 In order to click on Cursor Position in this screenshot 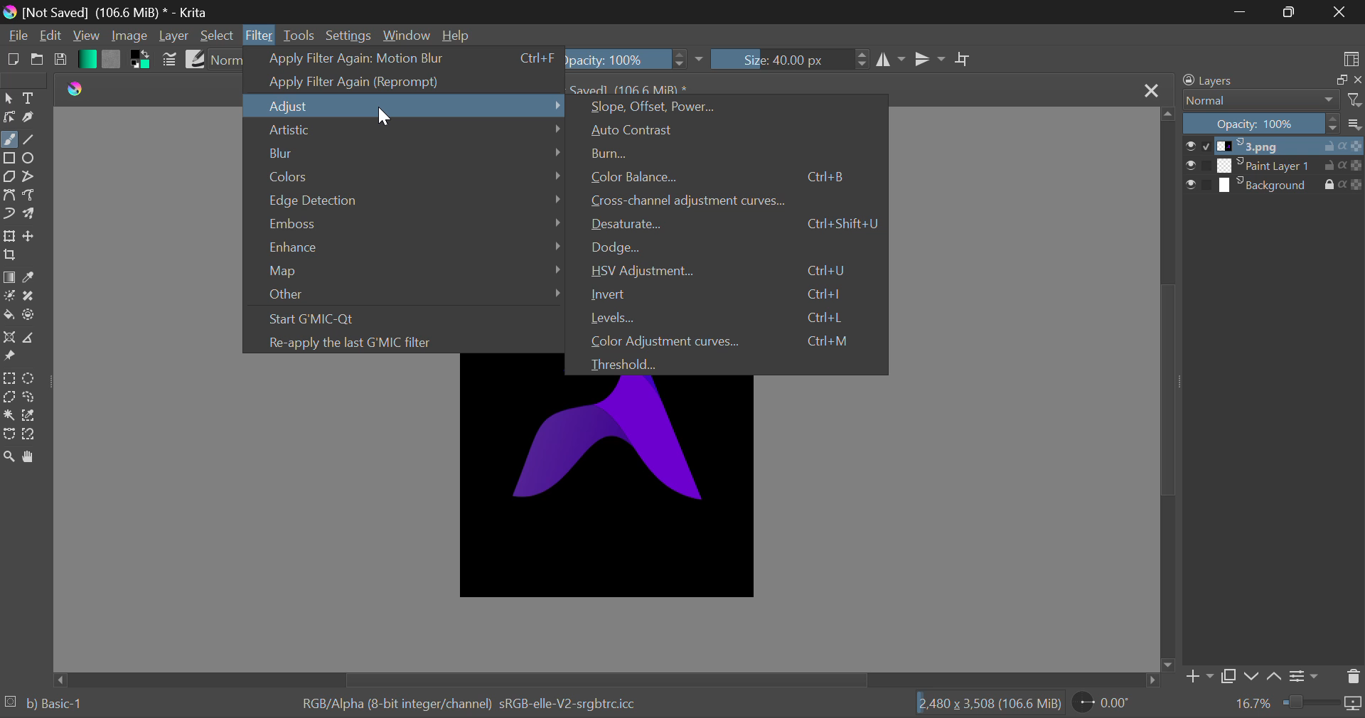, I will do `click(385, 117)`.